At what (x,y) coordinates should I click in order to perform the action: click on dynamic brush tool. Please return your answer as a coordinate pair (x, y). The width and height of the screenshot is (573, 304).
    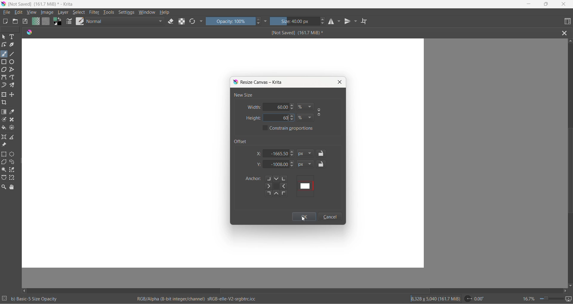
    Looking at the image, I should click on (4, 86).